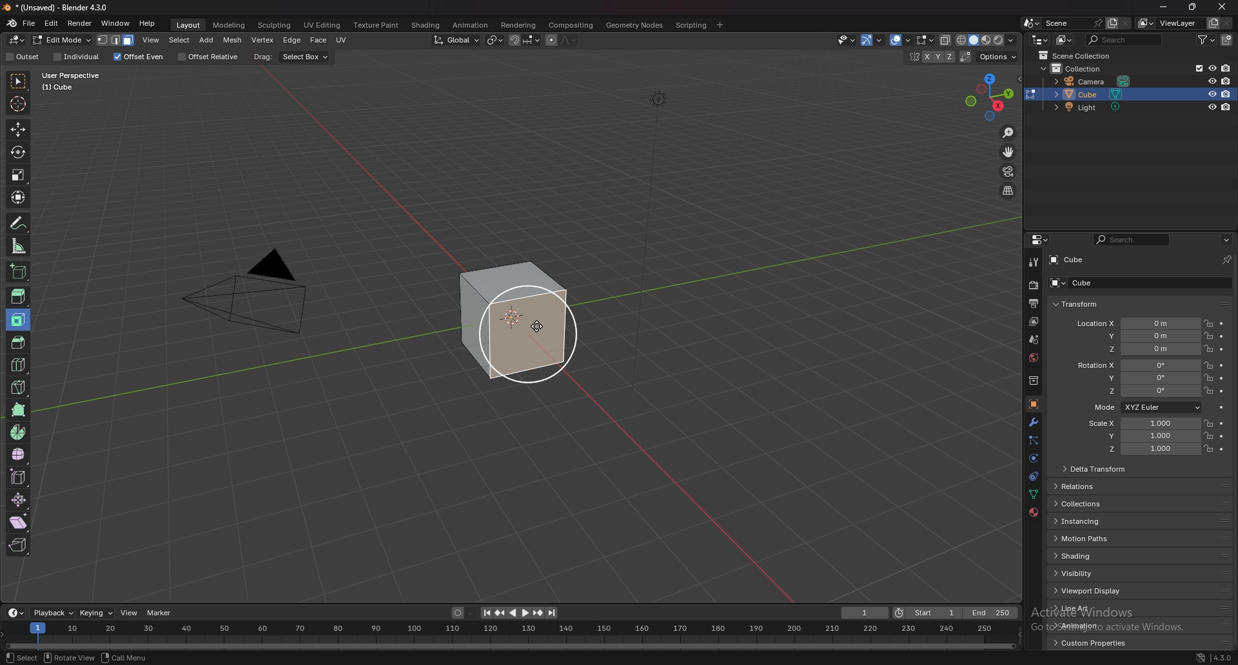 The width and height of the screenshot is (1238, 665). What do you see at coordinates (500, 613) in the screenshot?
I see `jump to keyframe` at bounding box center [500, 613].